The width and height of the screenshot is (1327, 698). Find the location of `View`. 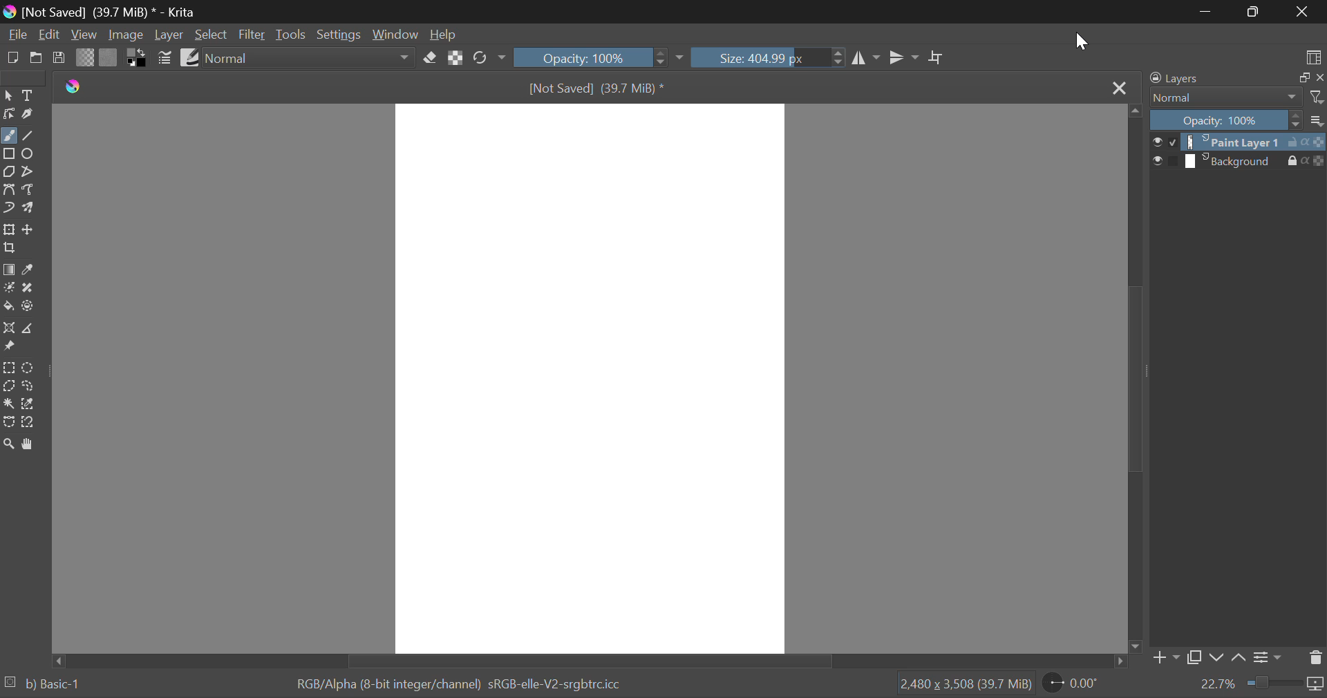

View is located at coordinates (84, 35).